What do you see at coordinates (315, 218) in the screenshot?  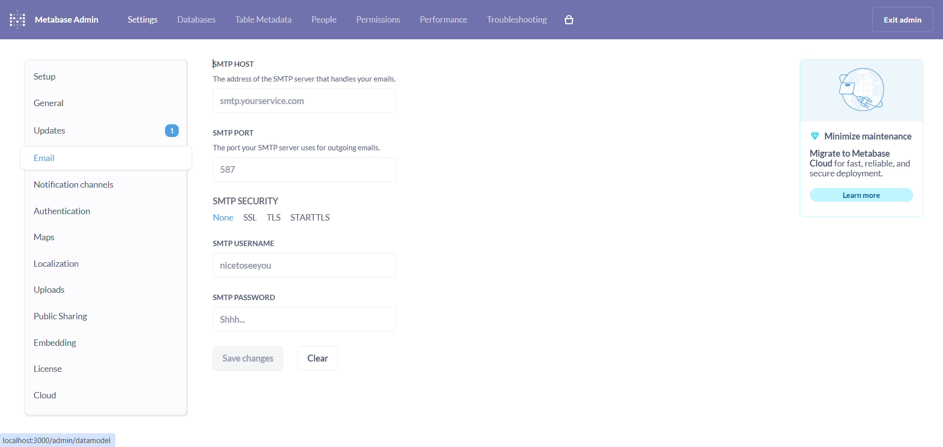 I see `STARTTLS` at bounding box center [315, 218].